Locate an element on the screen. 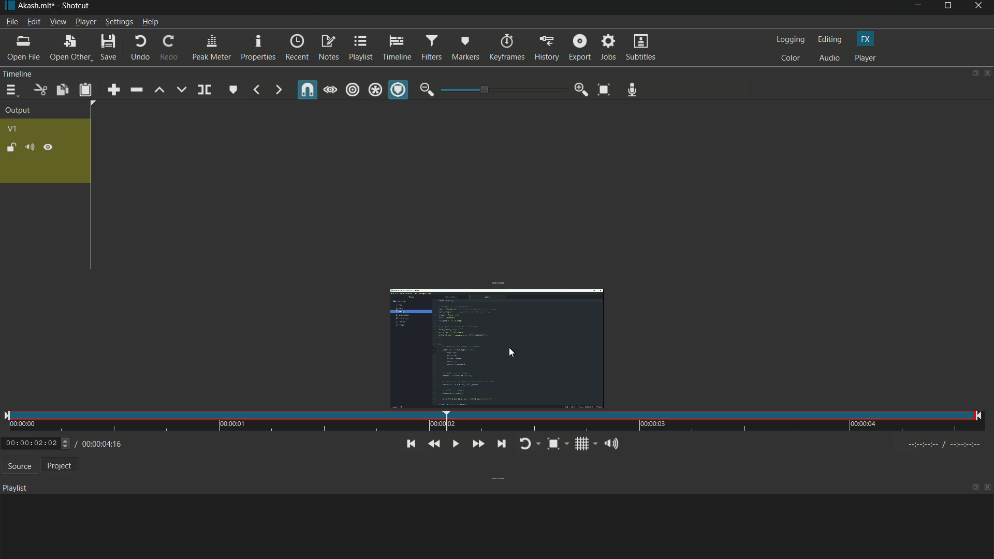 The width and height of the screenshot is (994, 559). file menu is located at coordinates (11, 22).